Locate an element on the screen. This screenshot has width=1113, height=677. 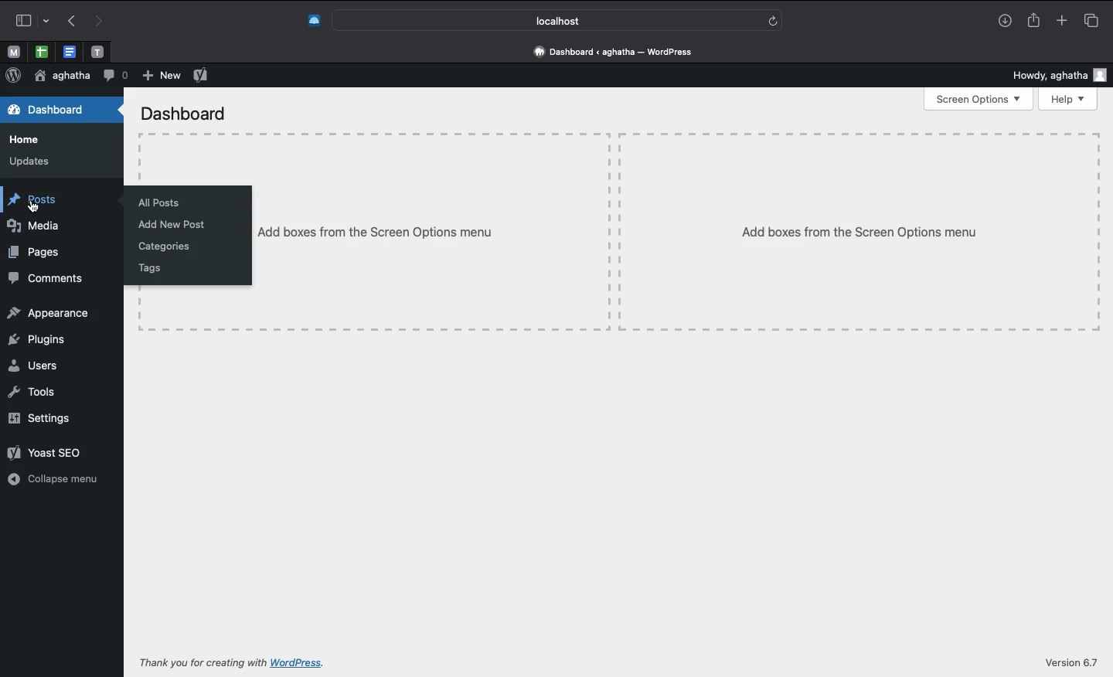
Extensions is located at coordinates (305, 22).